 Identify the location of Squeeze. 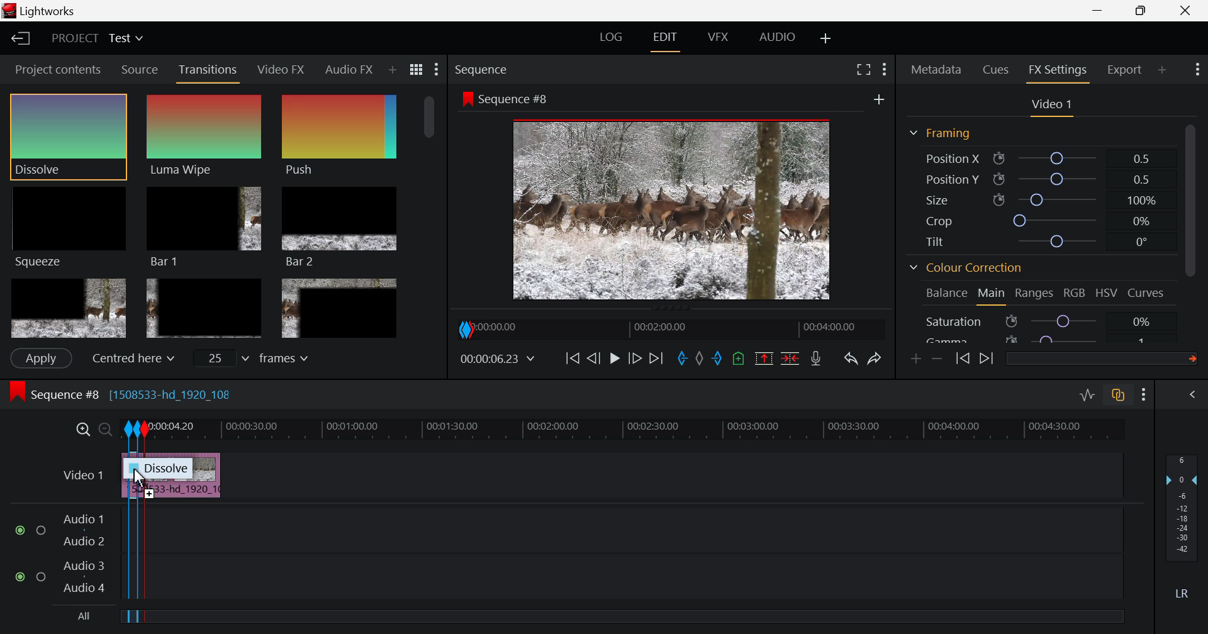
(67, 226).